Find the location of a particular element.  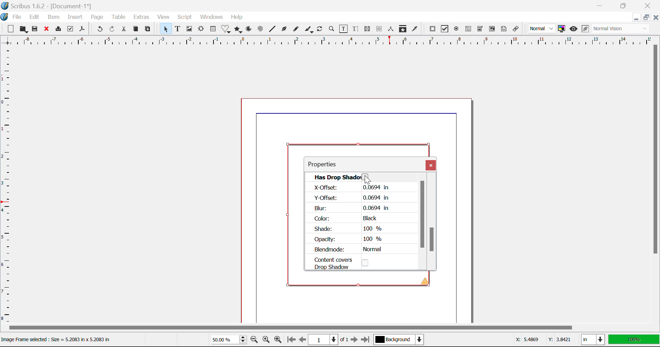

Special Shapes is located at coordinates (227, 30).